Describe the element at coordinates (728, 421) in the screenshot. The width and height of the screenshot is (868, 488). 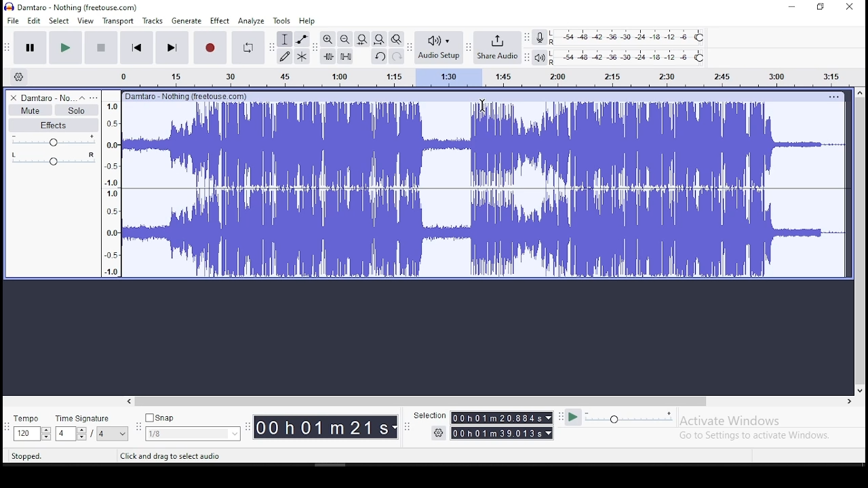
I see `Activate windows` at that location.